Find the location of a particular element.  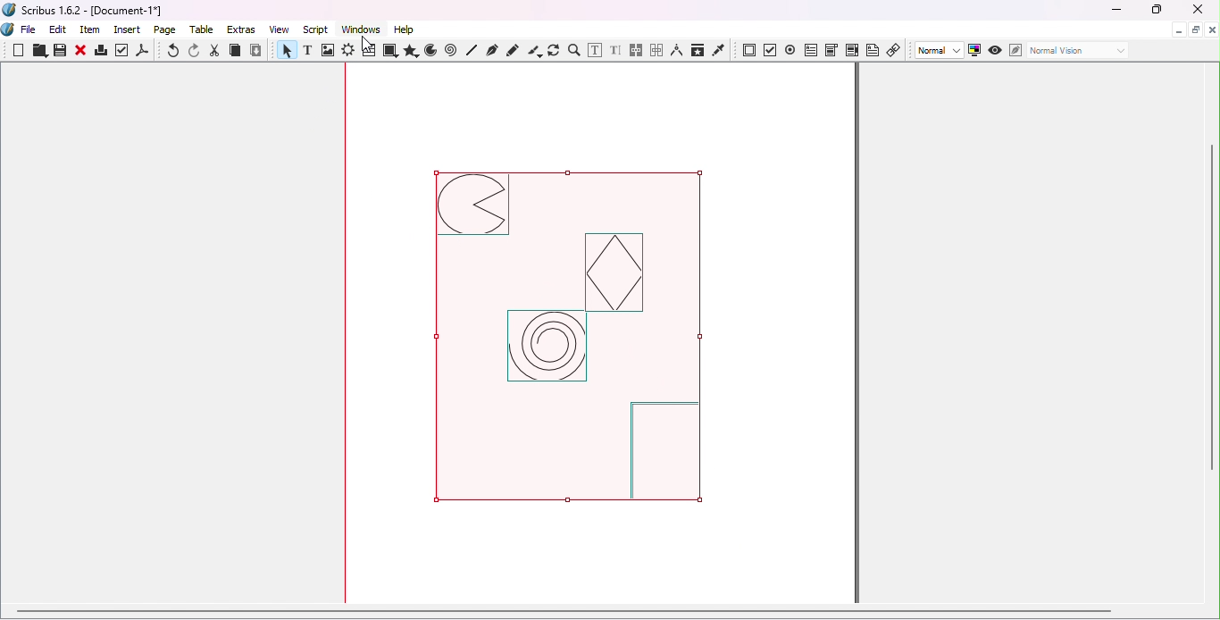

Edit in Preview mode is located at coordinates (1015, 49).